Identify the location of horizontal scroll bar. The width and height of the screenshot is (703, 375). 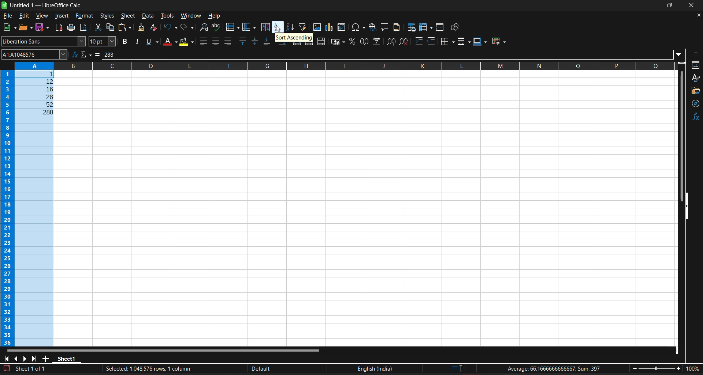
(163, 349).